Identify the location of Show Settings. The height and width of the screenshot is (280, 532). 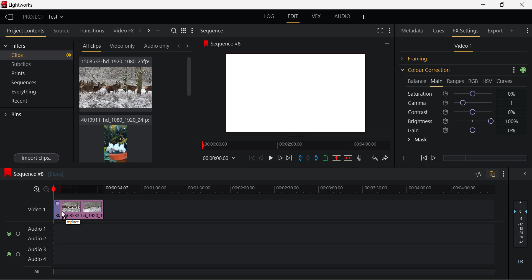
(192, 32).